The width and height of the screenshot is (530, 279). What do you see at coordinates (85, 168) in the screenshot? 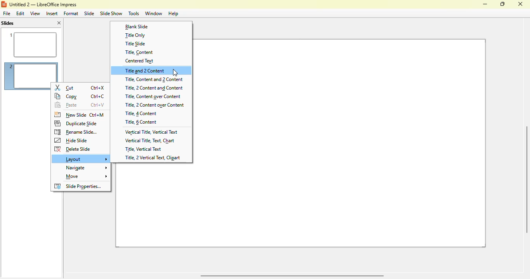
I see `navigate` at bounding box center [85, 168].